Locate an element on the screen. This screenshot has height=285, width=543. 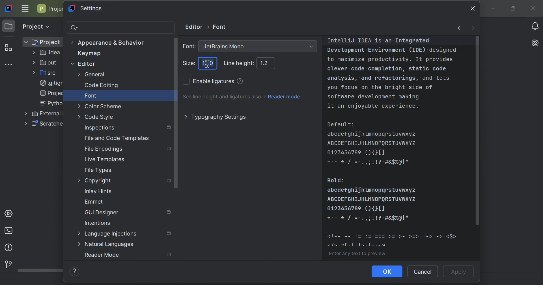
Settings is located at coordinates (89, 8).